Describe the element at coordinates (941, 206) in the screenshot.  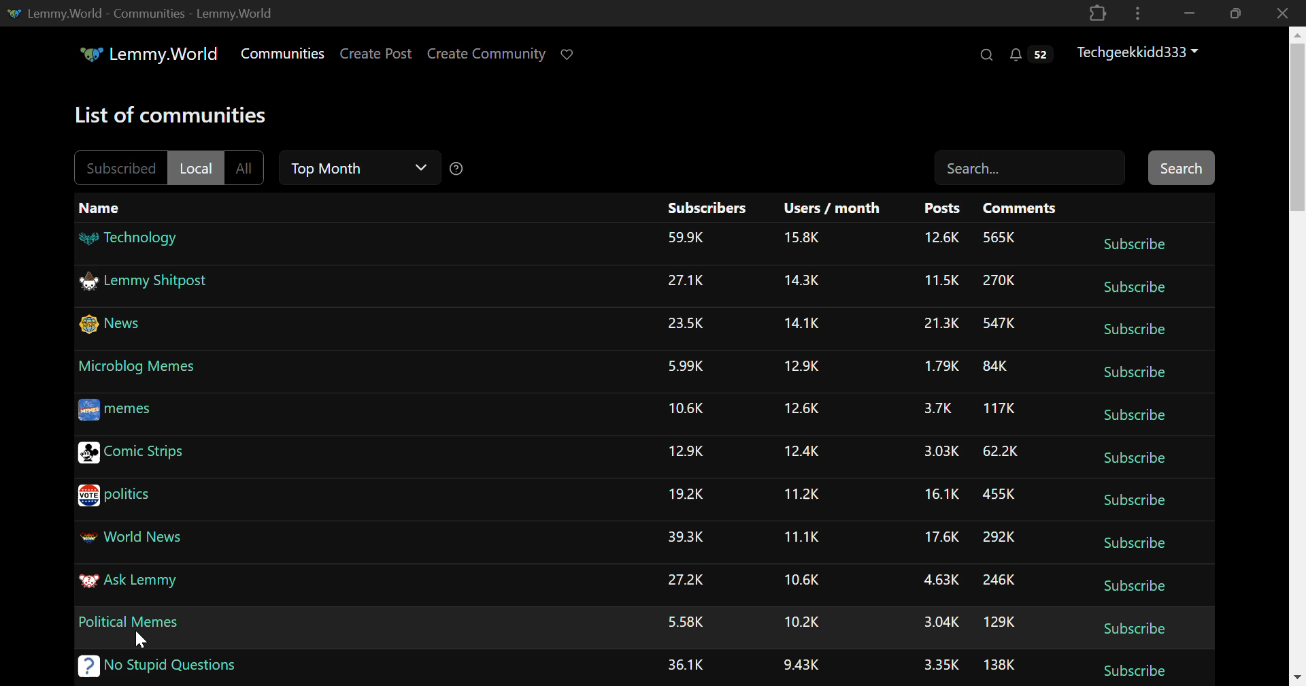
I see `Post Column Heading` at that location.